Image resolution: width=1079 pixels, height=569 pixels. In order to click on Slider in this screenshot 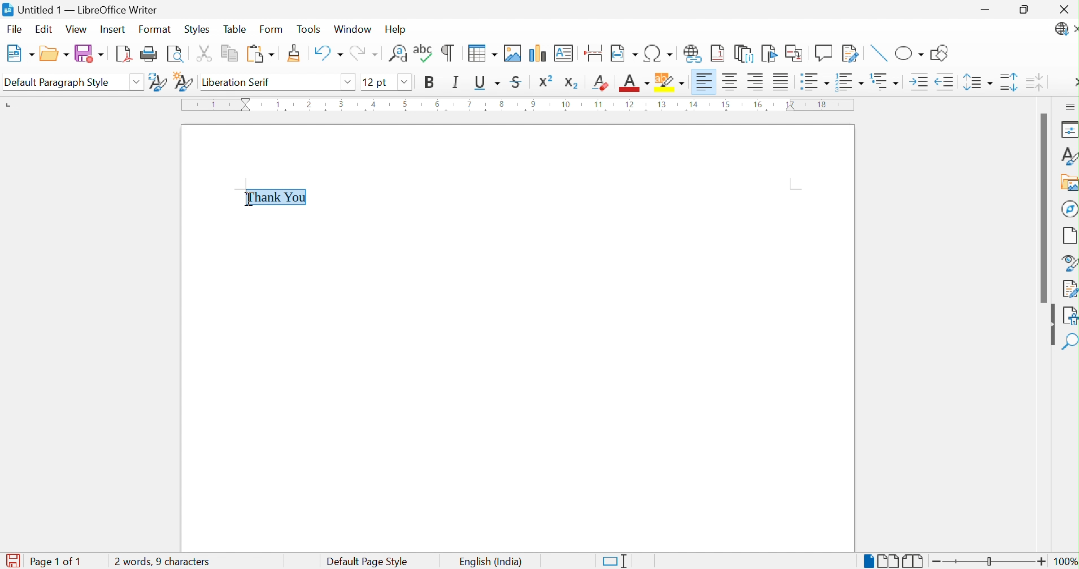, I will do `click(989, 562)`.